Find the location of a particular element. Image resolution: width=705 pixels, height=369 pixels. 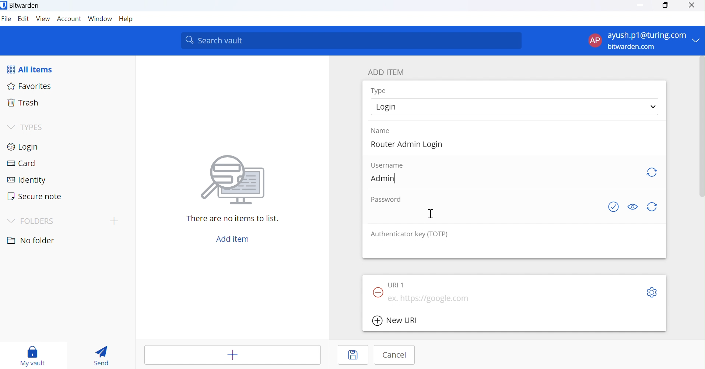

Admin is located at coordinates (385, 179).